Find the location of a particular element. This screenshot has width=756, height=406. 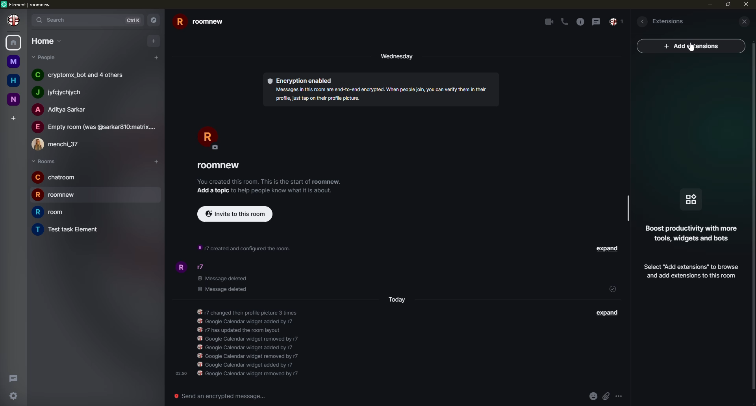

people is located at coordinates (94, 127).